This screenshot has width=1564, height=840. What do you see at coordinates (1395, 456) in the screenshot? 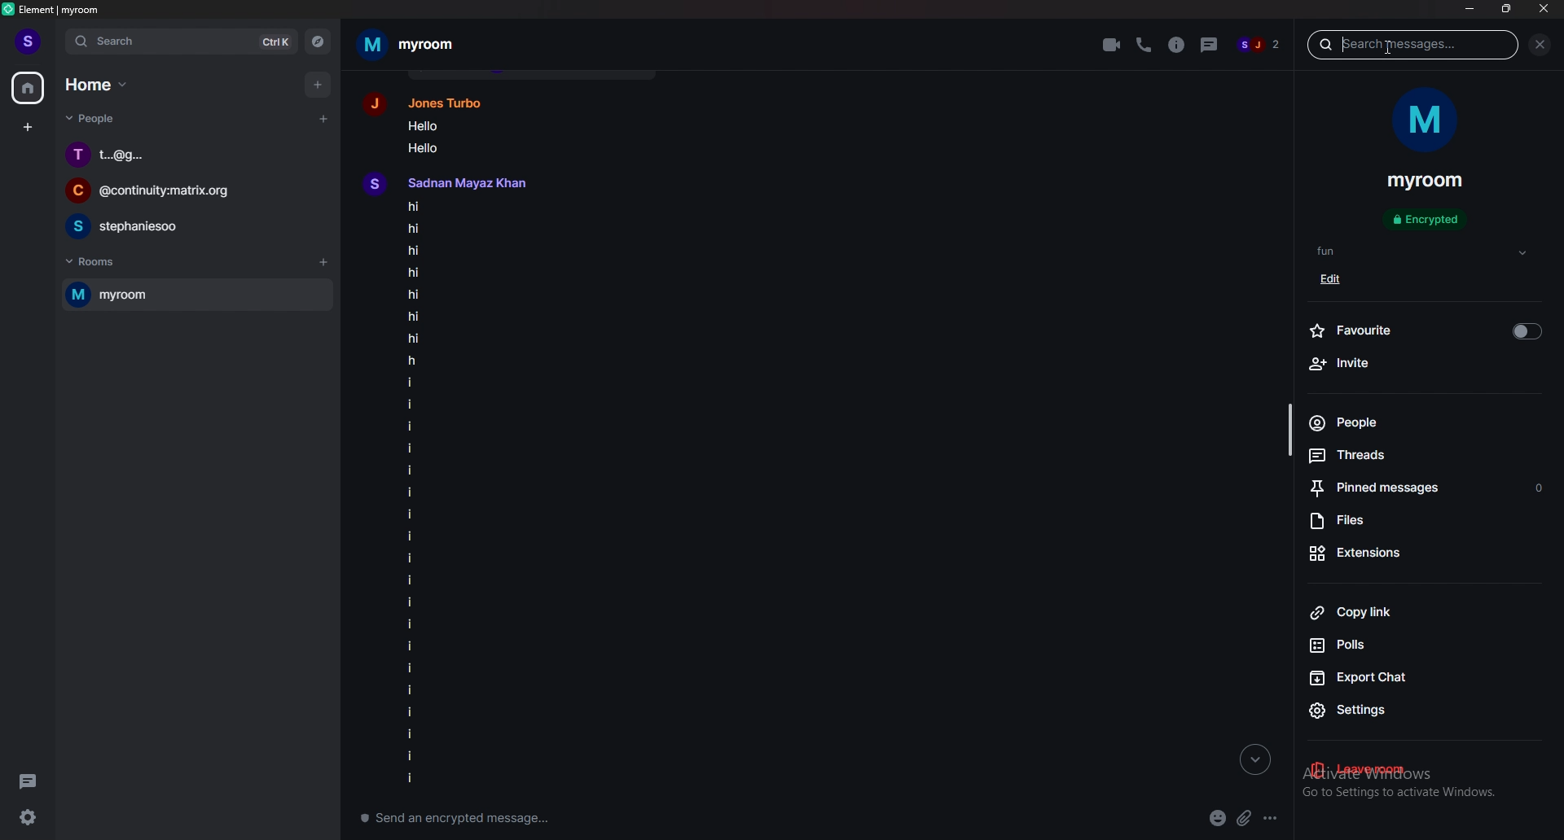
I see `threads` at bounding box center [1395, 456].